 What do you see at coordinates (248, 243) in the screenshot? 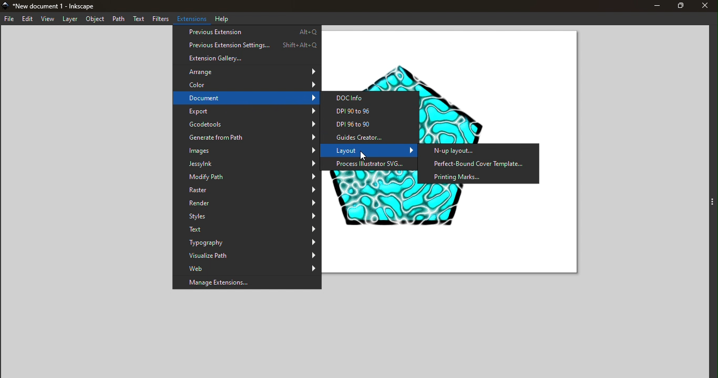
I see `Typography` at bounding box center [248, 243].